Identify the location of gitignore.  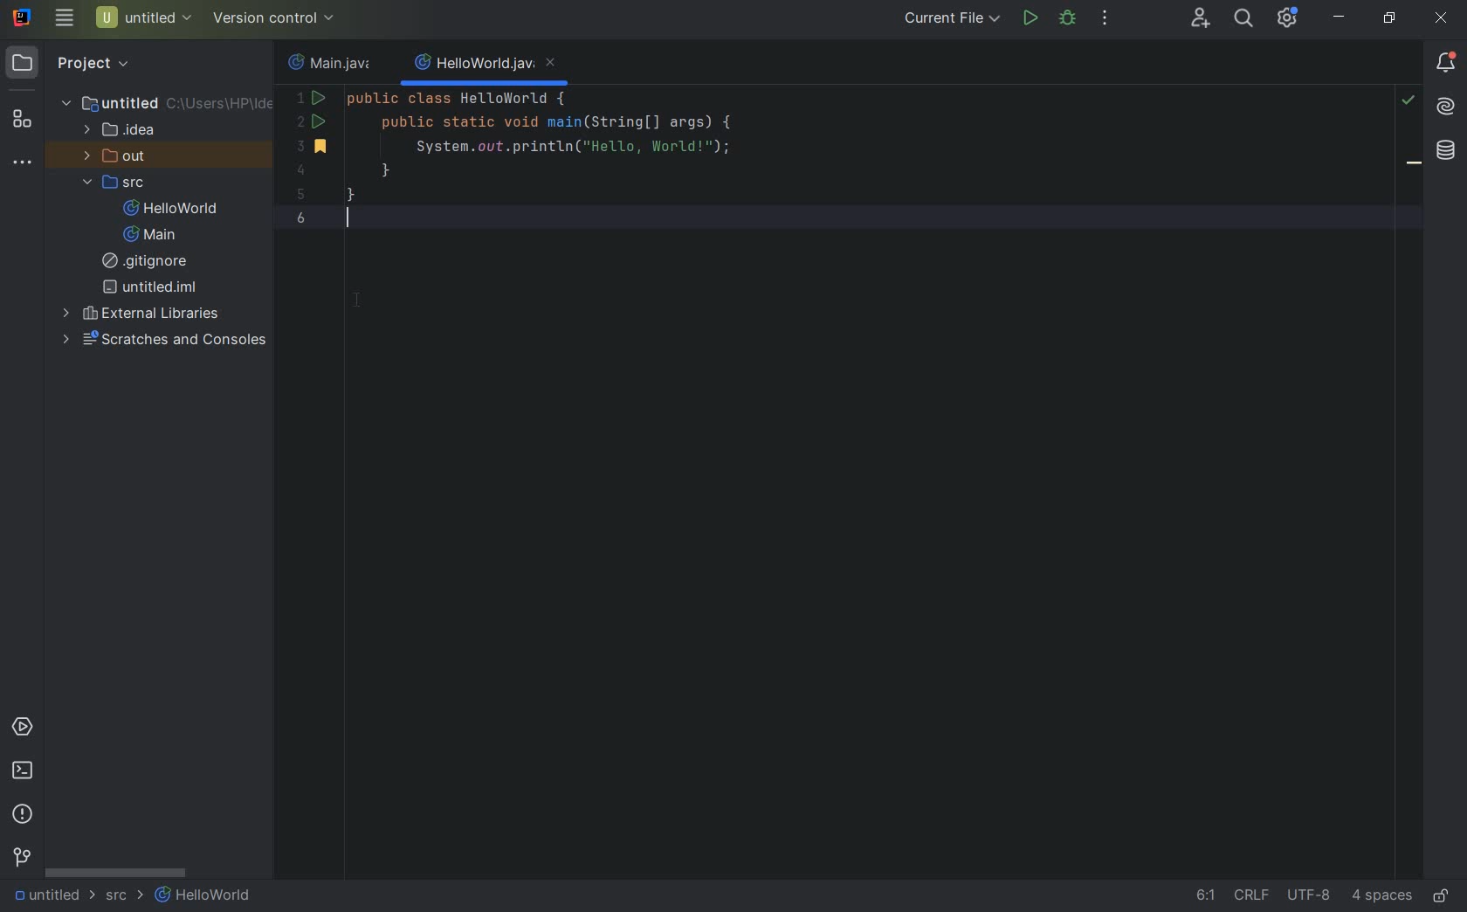
(149, 263).